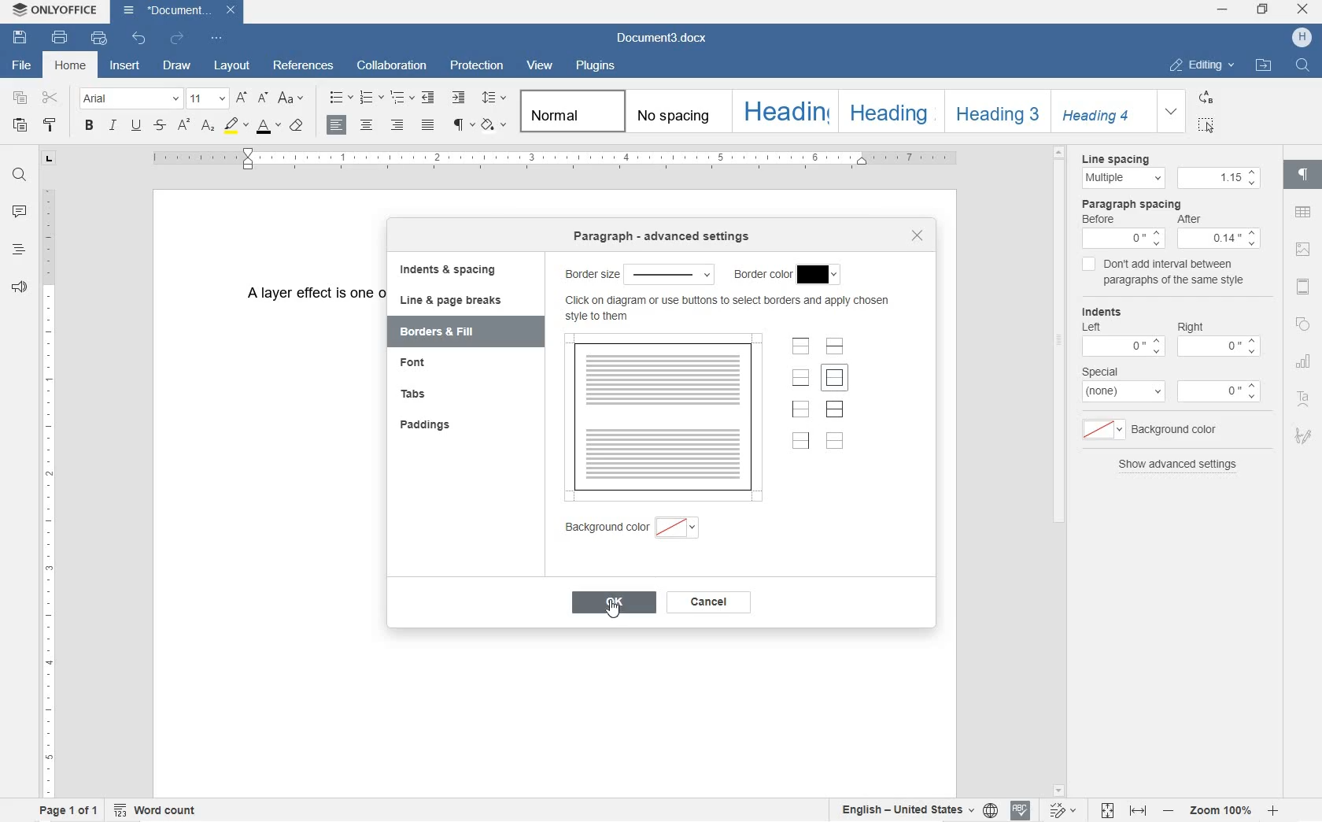  I want to click on SHADING, so click(495, 124).